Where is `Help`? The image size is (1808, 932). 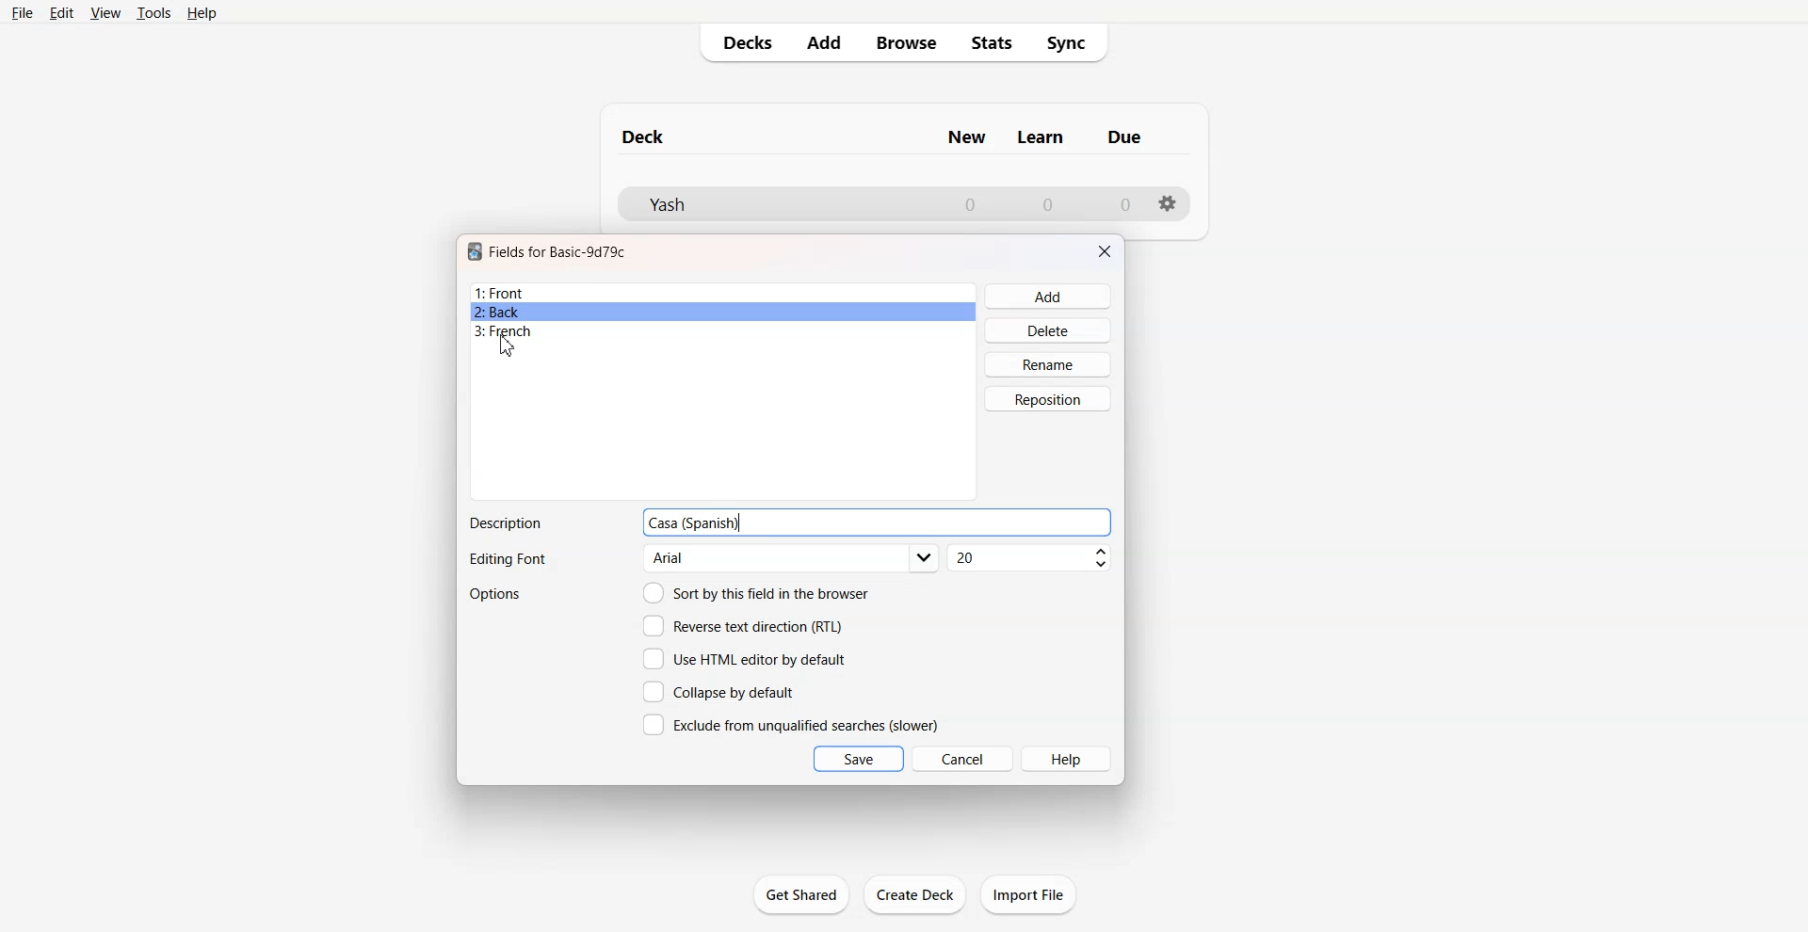 Help is located at coordinates (1068, 759).